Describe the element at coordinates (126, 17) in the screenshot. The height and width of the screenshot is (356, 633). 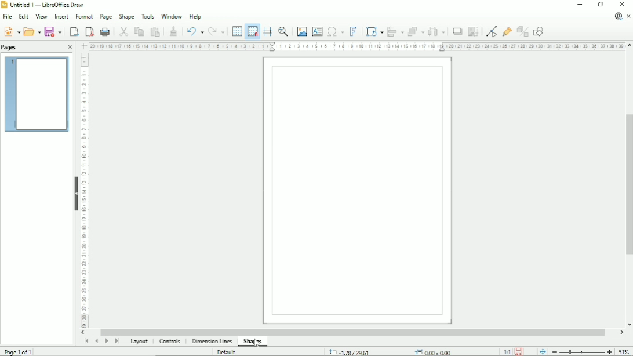
I see `Shape` at that location.